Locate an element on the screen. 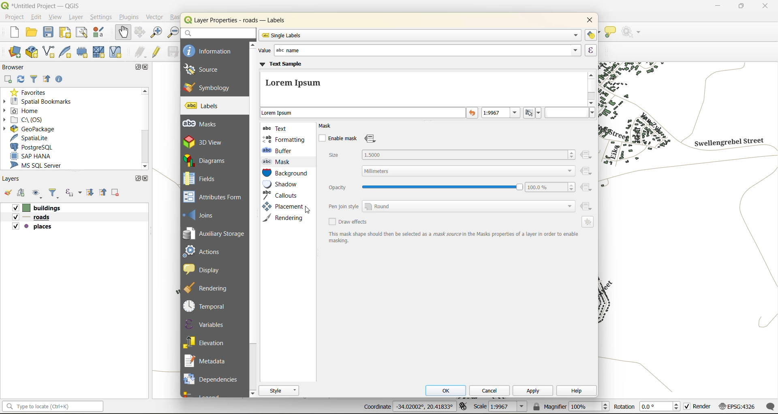  new is located at coordinates (11, 32).